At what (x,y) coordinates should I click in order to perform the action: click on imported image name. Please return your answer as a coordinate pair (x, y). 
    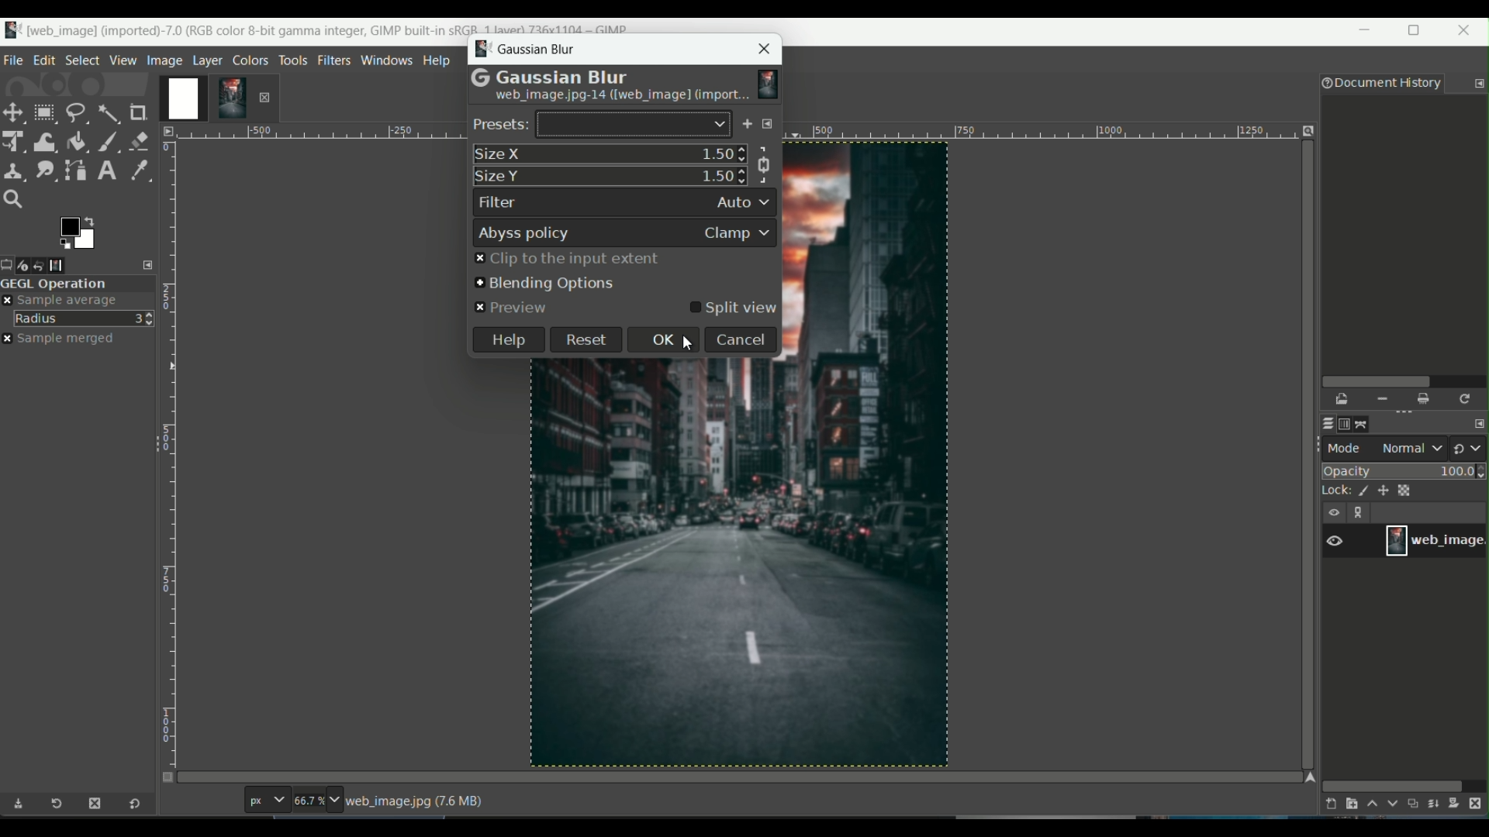
    Looking at the image, I should click on (620, 98).